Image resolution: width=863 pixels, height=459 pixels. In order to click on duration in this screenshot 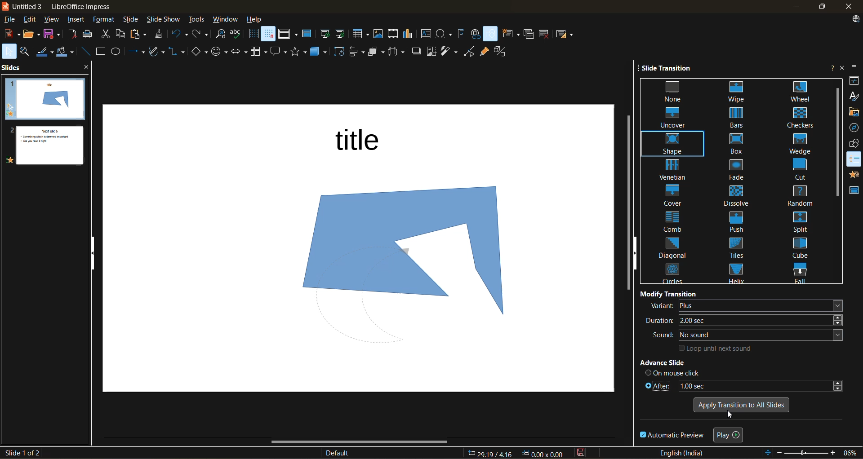, I will do `click(746, 320)`.